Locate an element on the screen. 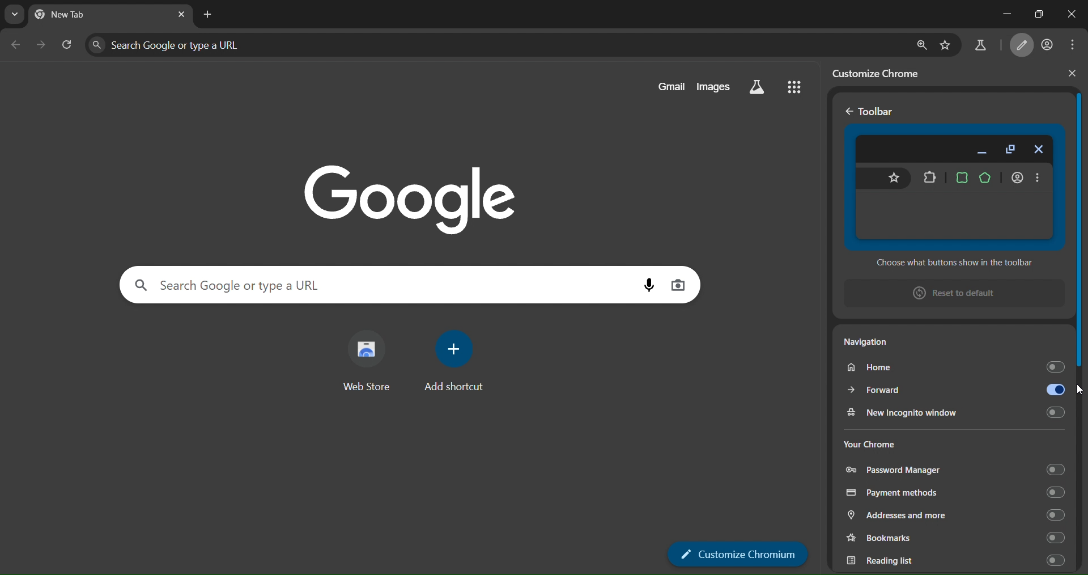  payments methods is located at coordinates (954, 492).